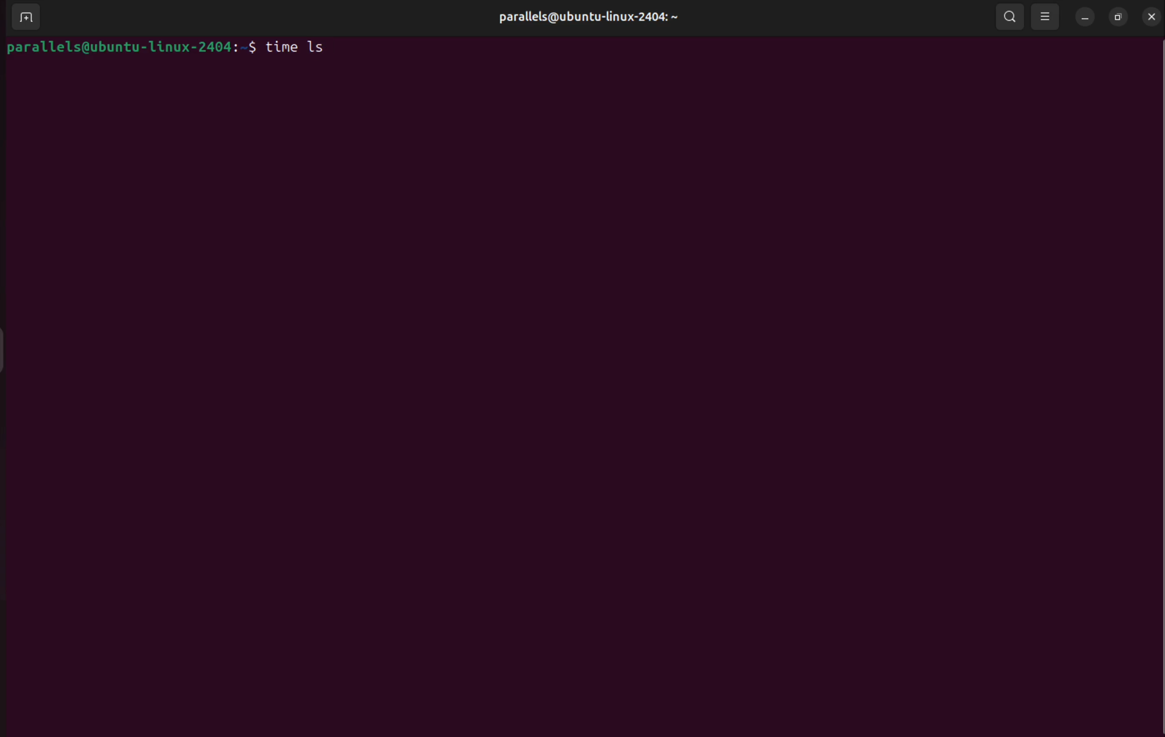  Describe the element at coordinates (1120, 17) in the screenshot. I see `resize` at that location.